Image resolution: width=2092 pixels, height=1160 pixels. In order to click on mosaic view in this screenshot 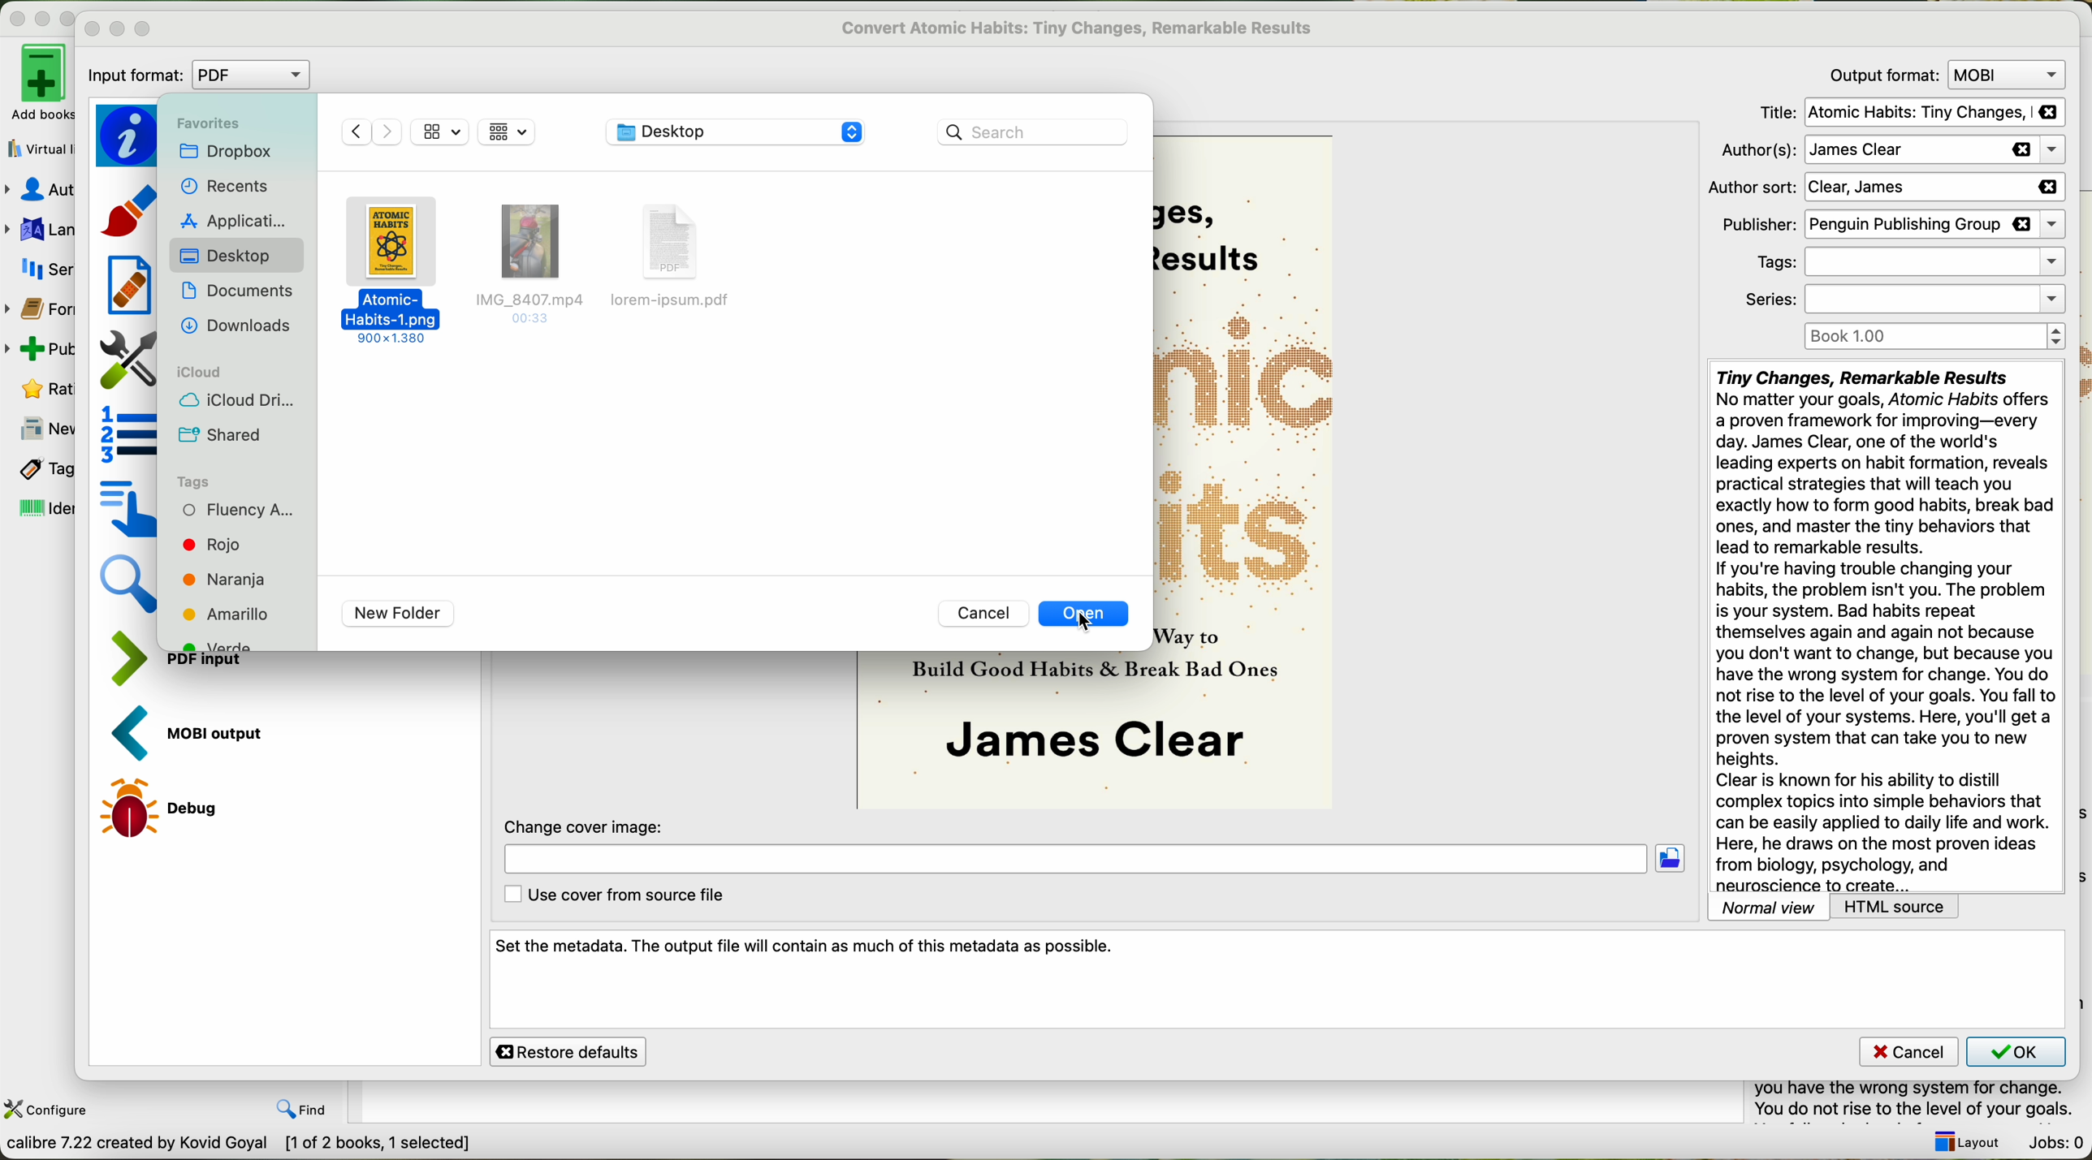, I will do `click(441, 132)`.